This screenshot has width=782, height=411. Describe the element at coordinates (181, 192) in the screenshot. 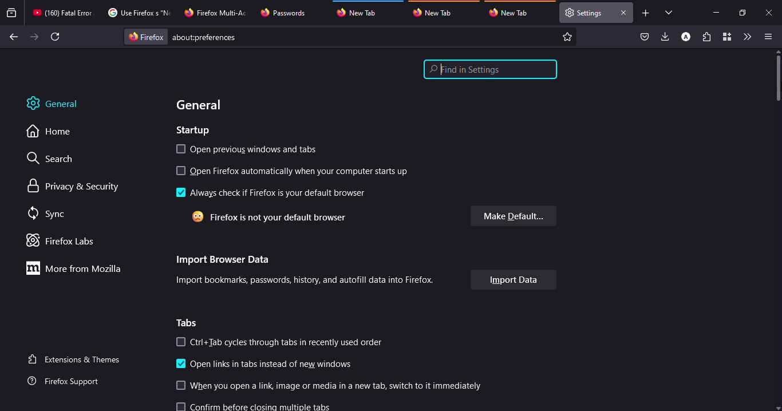

I see `selected` at that location.